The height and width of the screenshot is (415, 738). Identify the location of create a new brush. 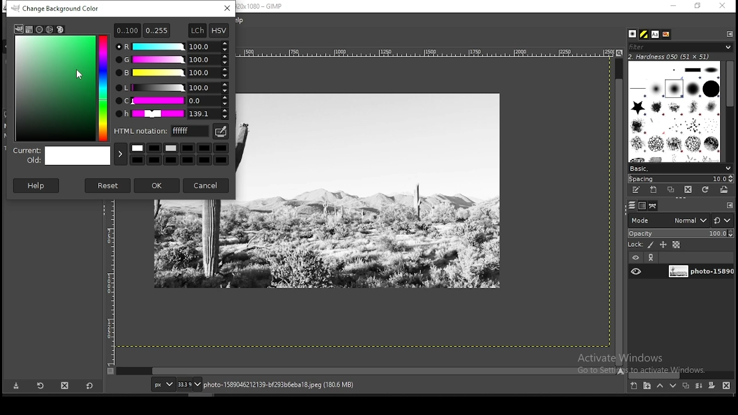
(655, 190).